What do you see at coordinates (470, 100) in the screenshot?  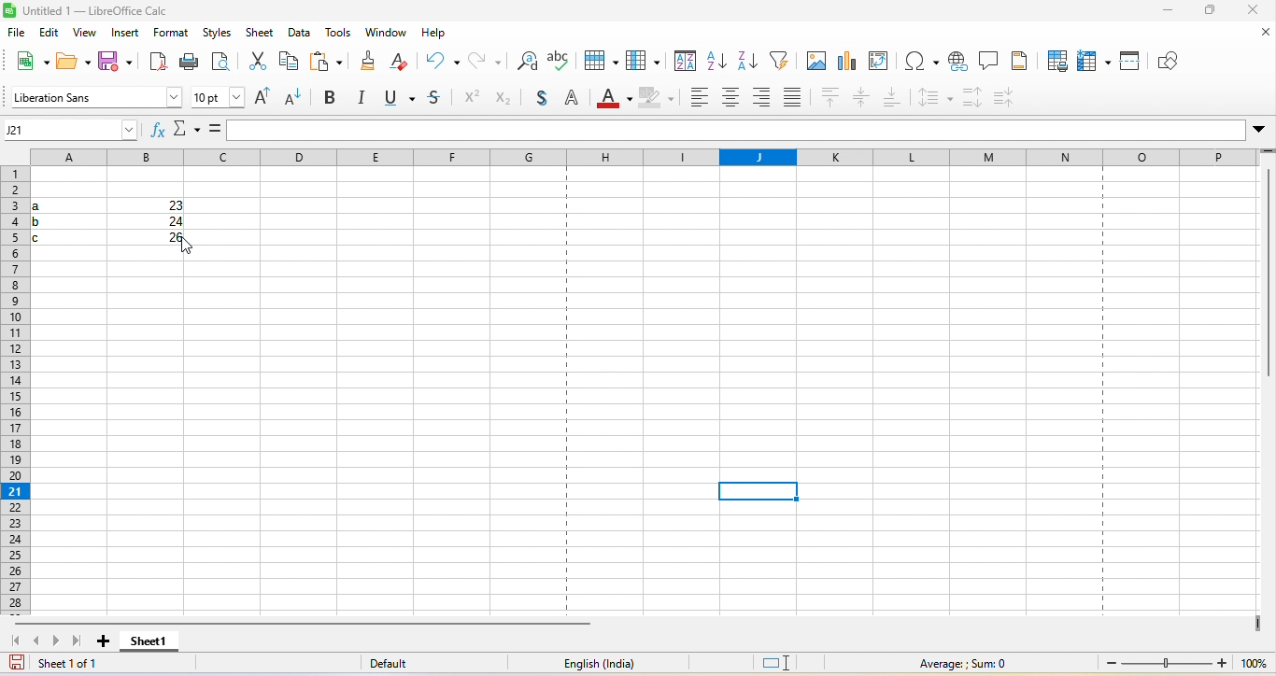 I see `superscript` at bounding box center [470, 100].